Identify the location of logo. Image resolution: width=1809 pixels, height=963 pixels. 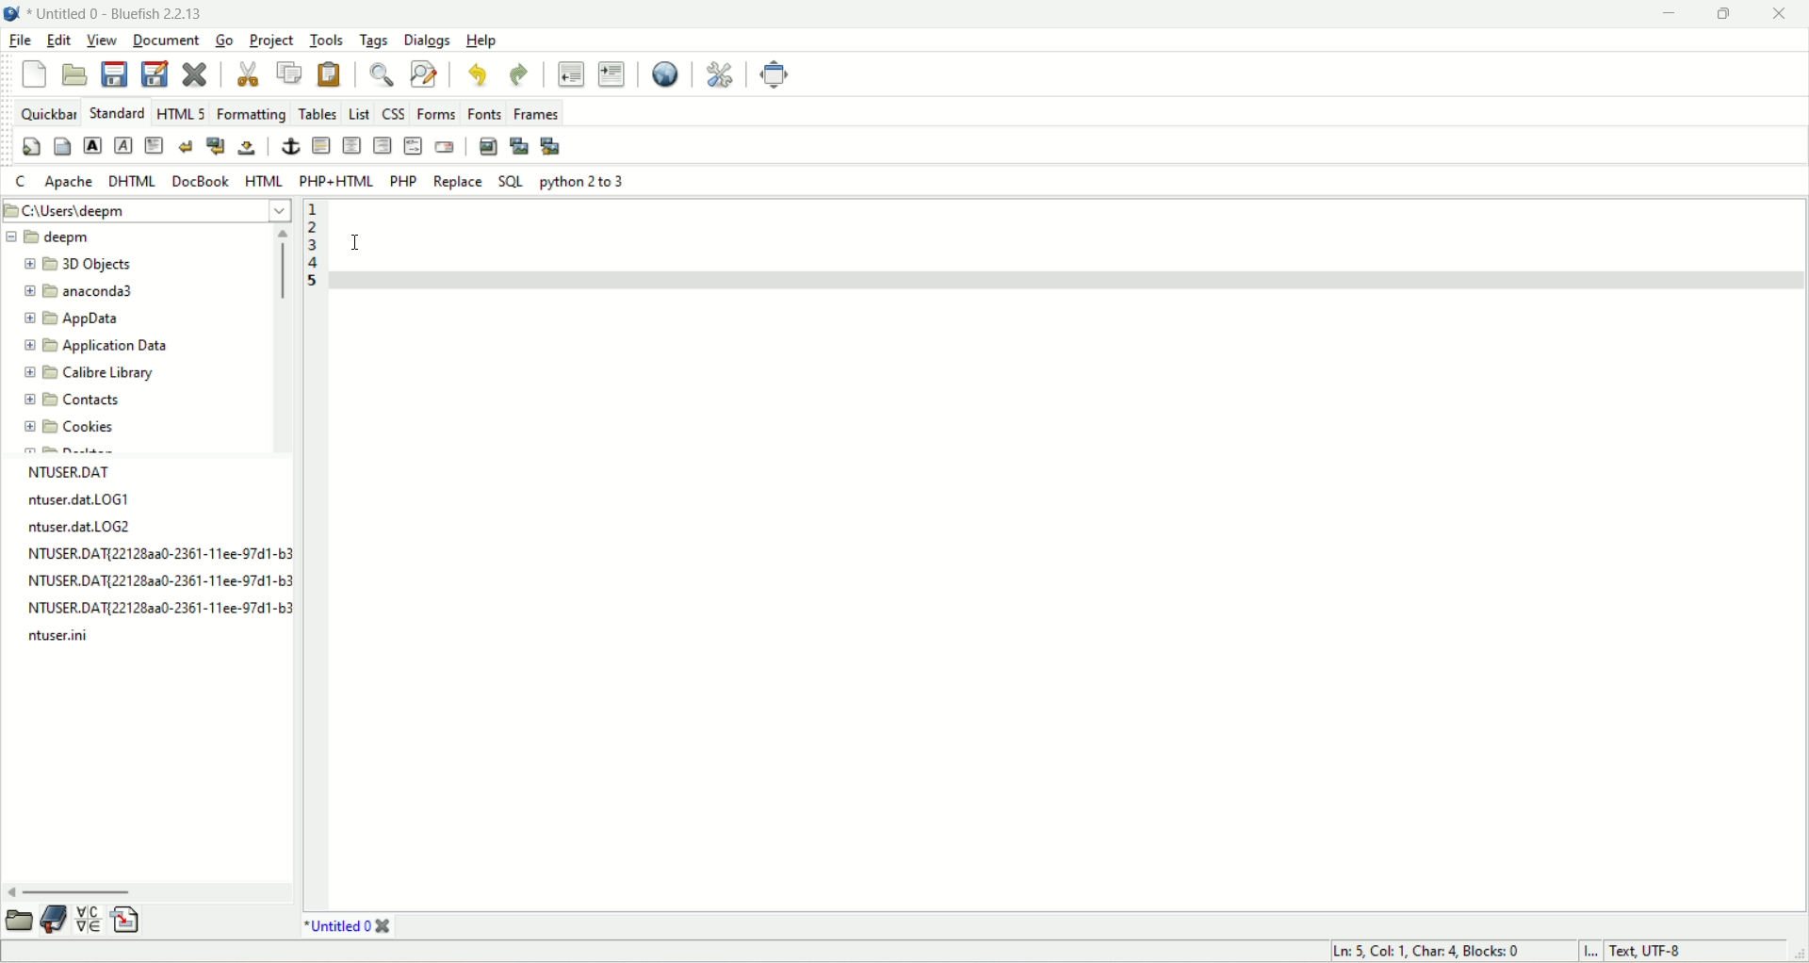
(11, 13).